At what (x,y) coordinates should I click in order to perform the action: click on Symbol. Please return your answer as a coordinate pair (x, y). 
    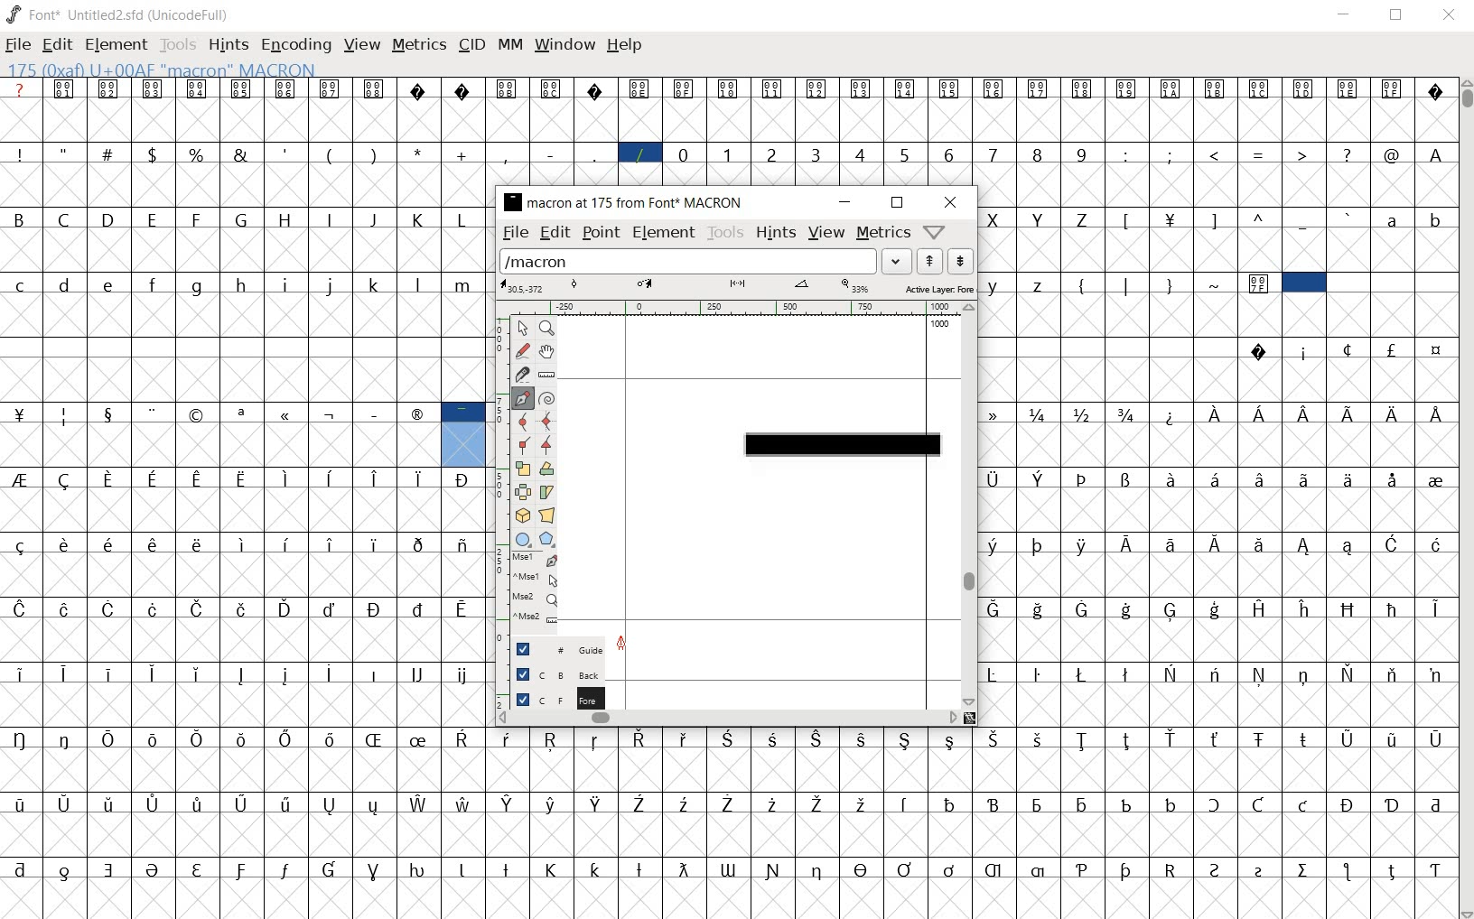
    Looking at the image, I should click on (286, 88).